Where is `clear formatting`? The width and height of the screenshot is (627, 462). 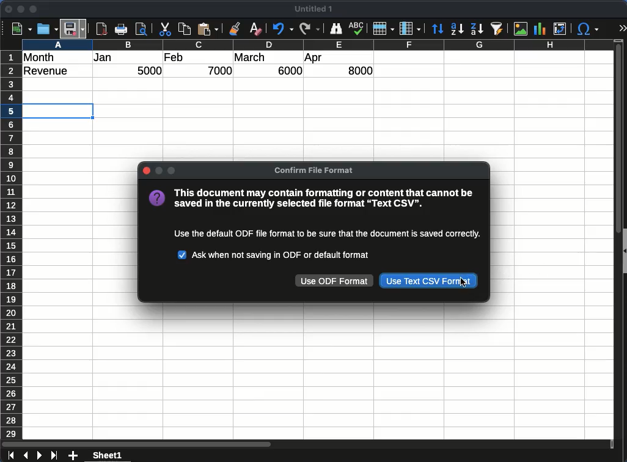 clear formatting is located at coordinates (255, 29).